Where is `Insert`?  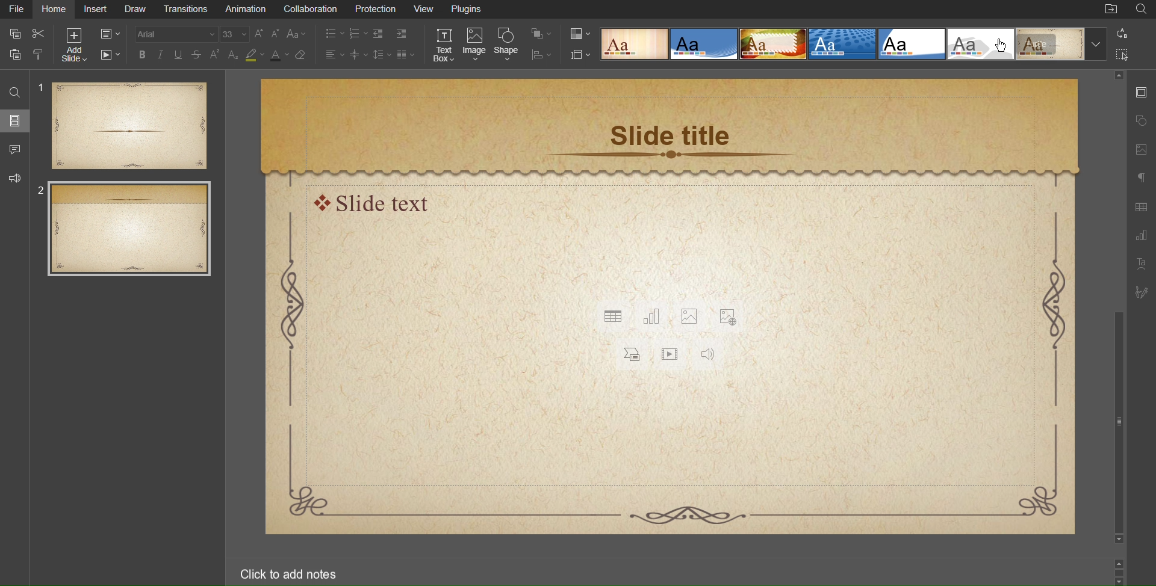
Insert is located at coordinates (96, 10).